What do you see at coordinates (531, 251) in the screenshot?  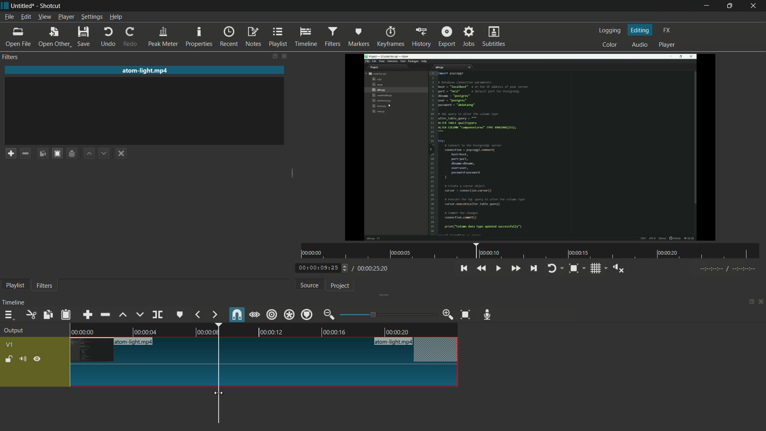 I see `time` at bounding box center [531, 251].